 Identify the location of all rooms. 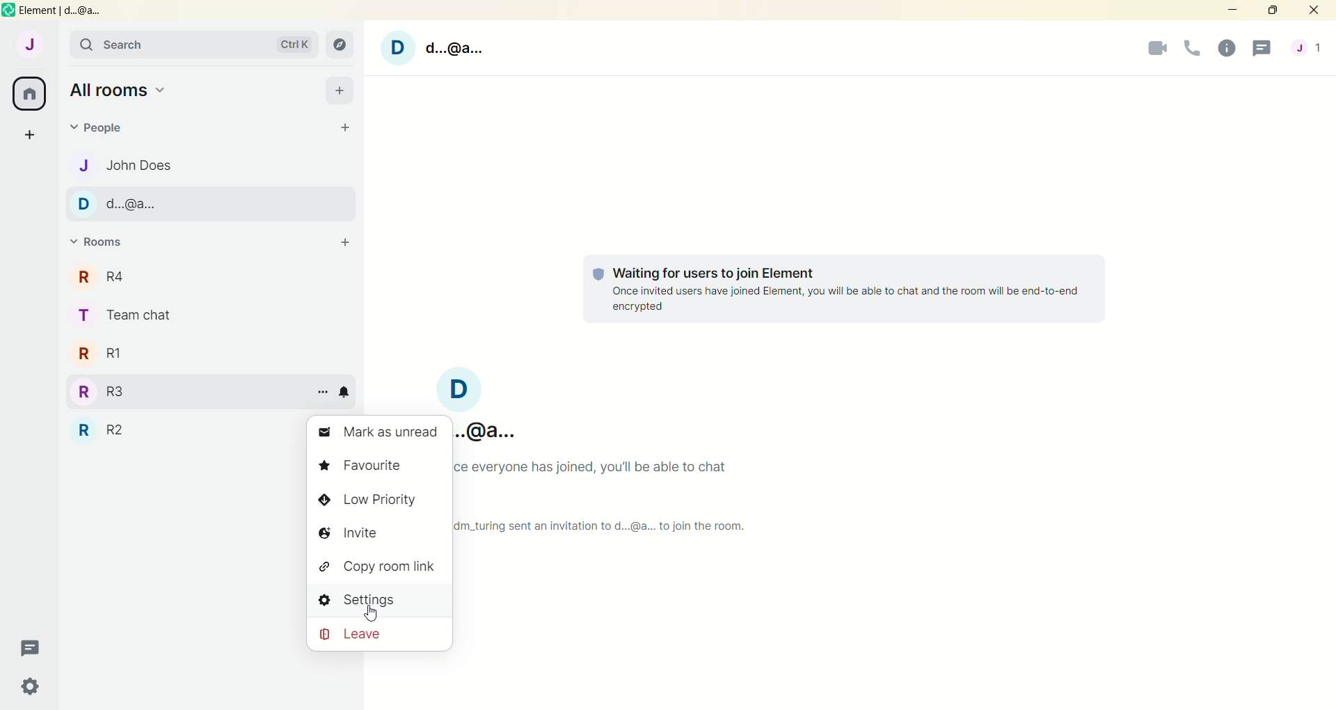
(31, 93).